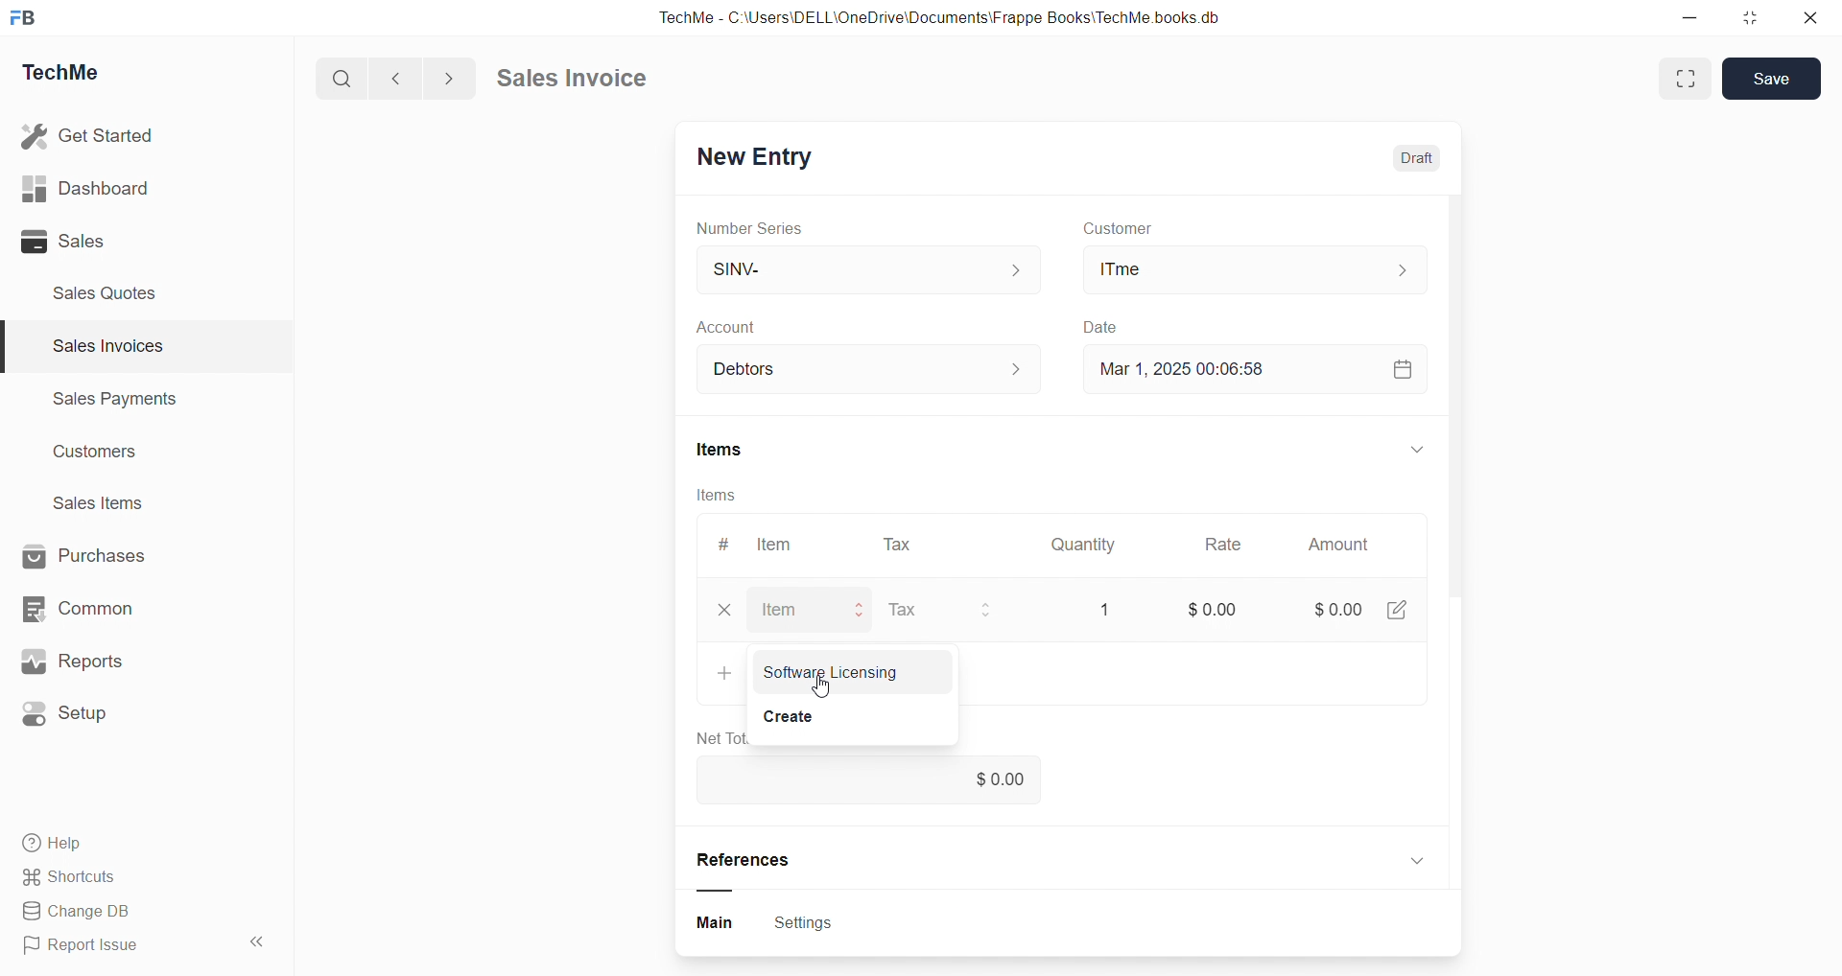 The image size is (1842, 976). I want to click on Mar 1, 2025 00:06:58, so click(1193, 367).